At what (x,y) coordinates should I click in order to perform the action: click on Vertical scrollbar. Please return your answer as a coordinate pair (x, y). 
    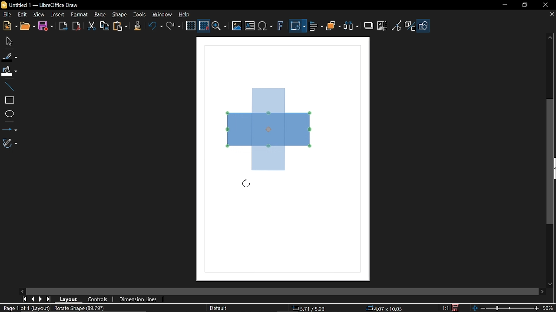
    Looking at the image, I should click on (550, 161).